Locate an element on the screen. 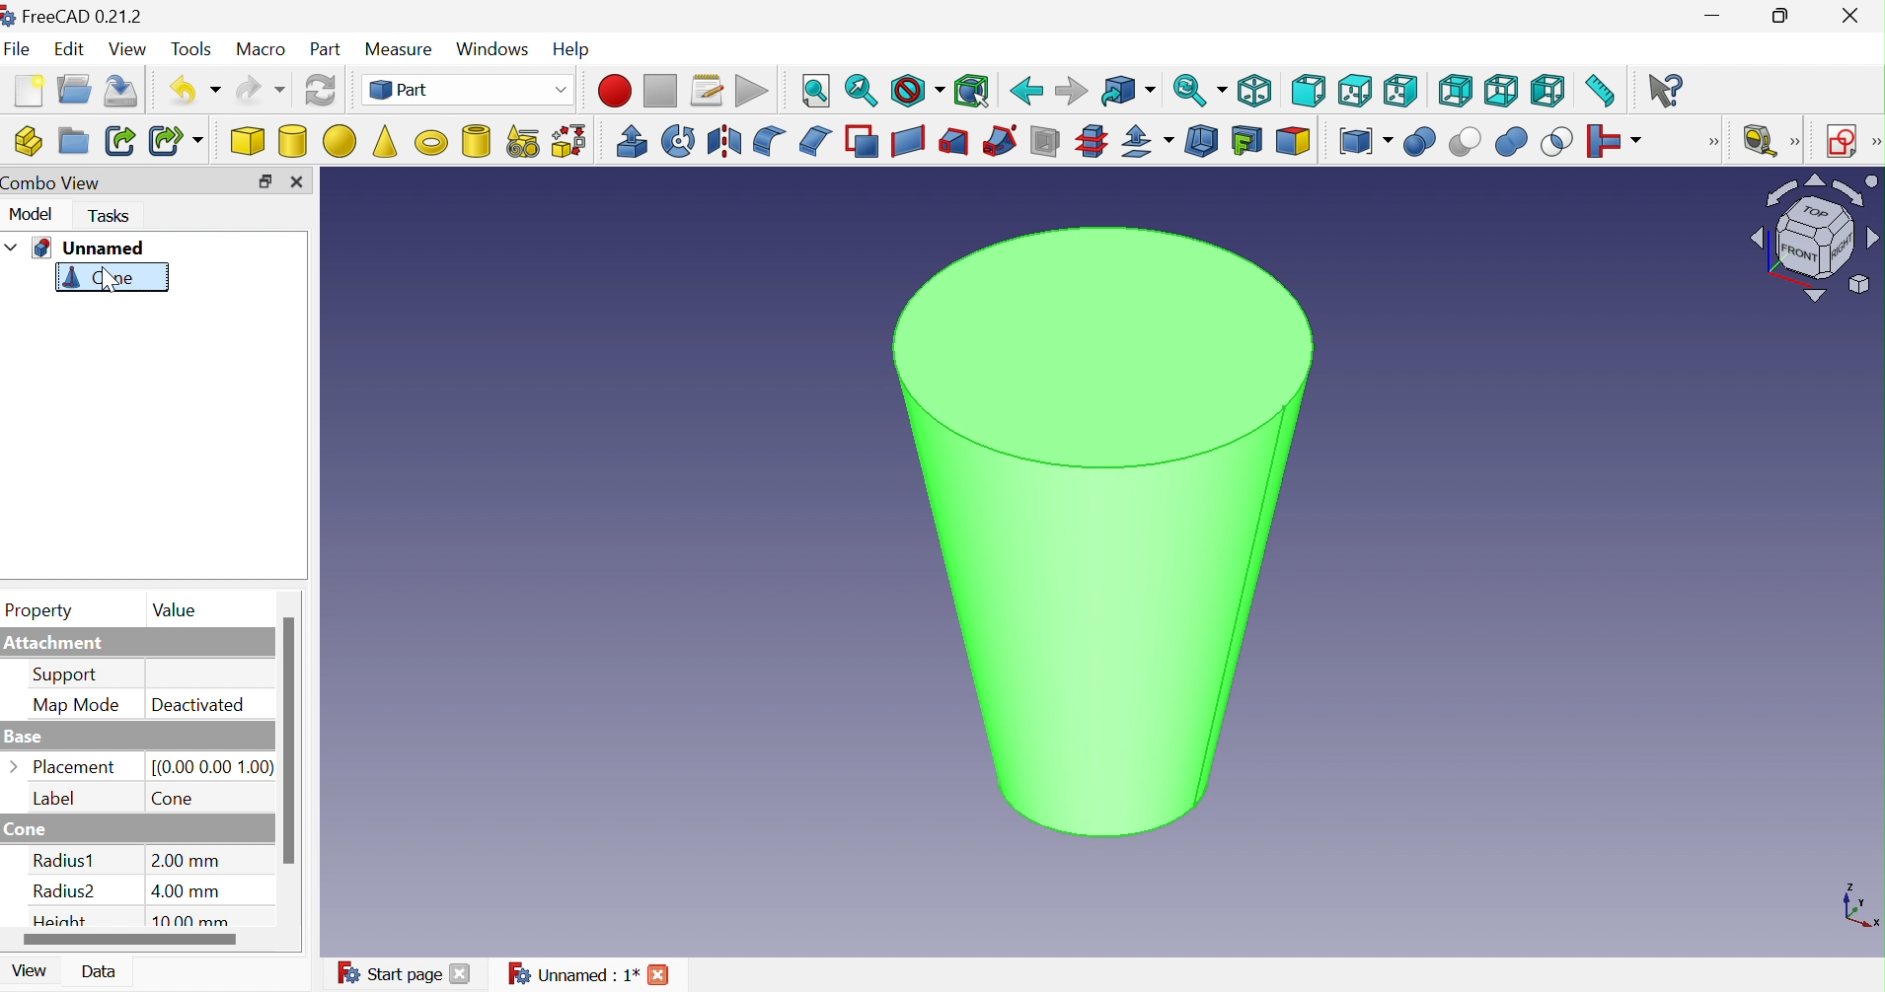 This screenshot has width=1885, height=992. Close is located at coordinates (296, 182).